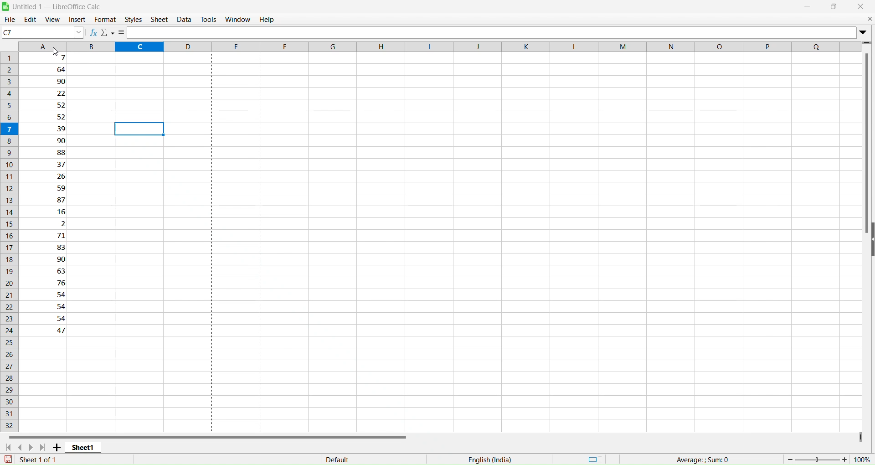  What do you see at coordinates (43, 460) in the screenshot?
I see `Total Sheets ` at bounding box center [43, 460].